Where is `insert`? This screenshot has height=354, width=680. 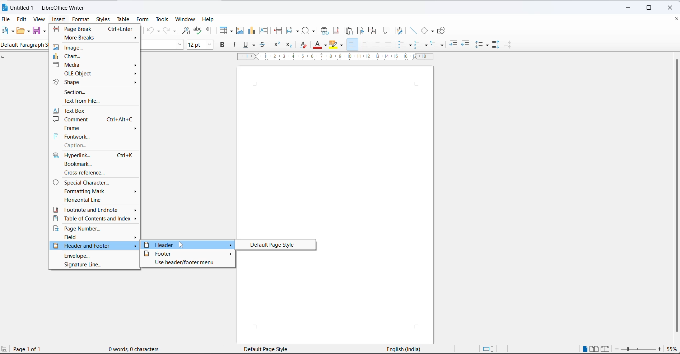
insert is located at coordinates (60, 20).